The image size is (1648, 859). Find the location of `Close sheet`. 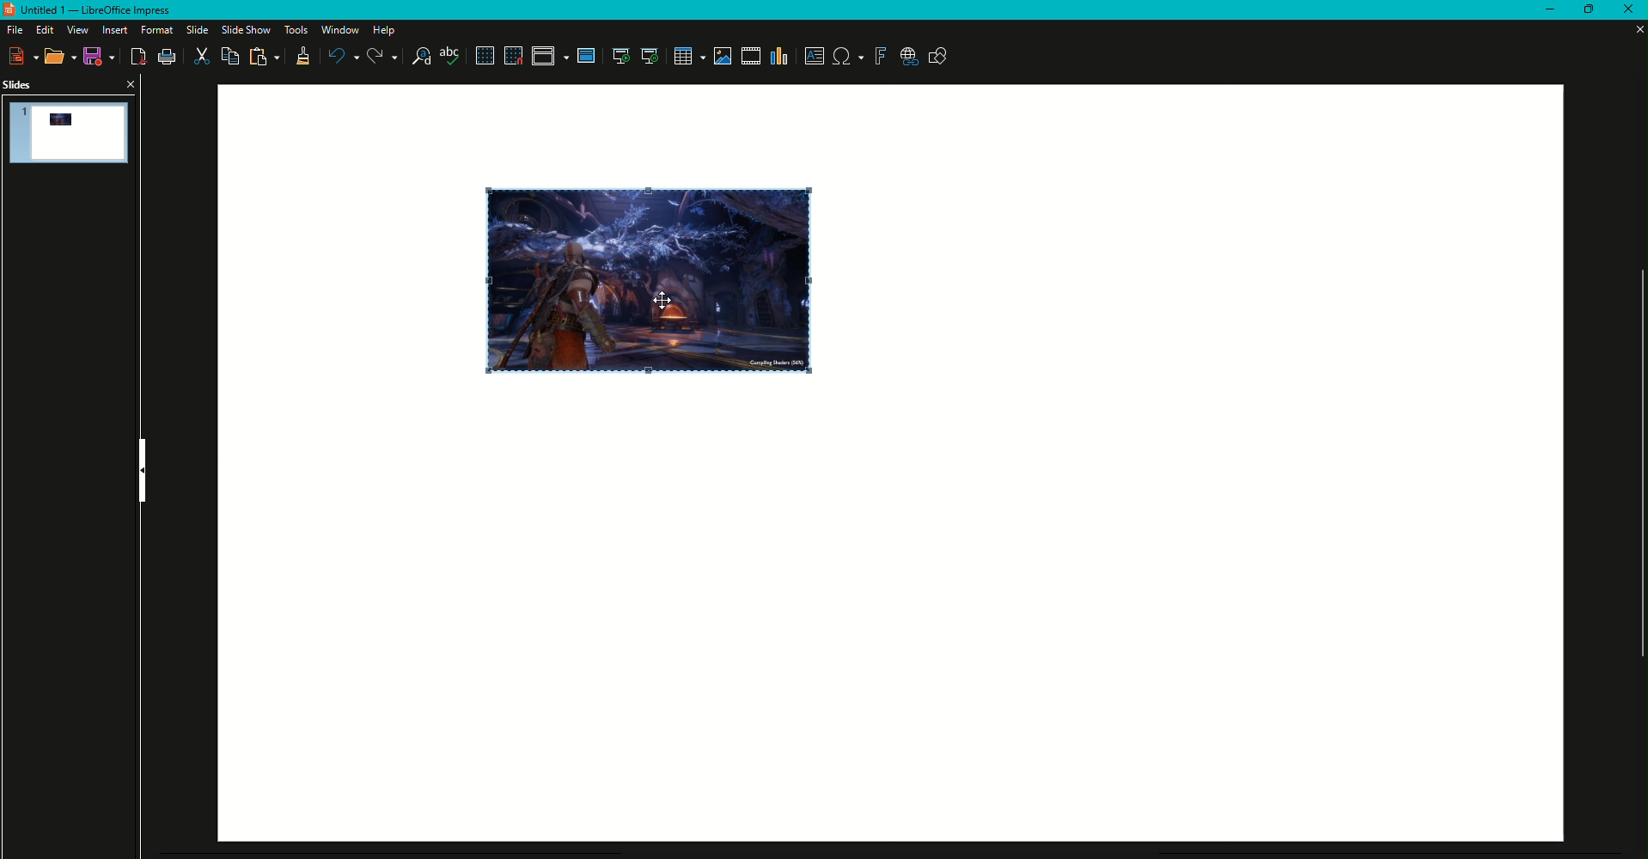

Close sheet is located at coordinates (1633, 29).